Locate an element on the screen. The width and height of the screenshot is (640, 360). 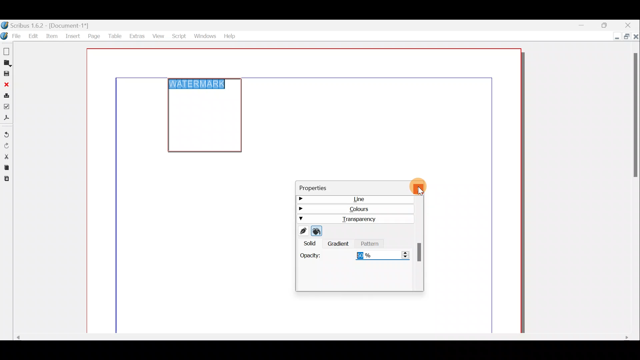
Properties is located at coordinates (341, 187).